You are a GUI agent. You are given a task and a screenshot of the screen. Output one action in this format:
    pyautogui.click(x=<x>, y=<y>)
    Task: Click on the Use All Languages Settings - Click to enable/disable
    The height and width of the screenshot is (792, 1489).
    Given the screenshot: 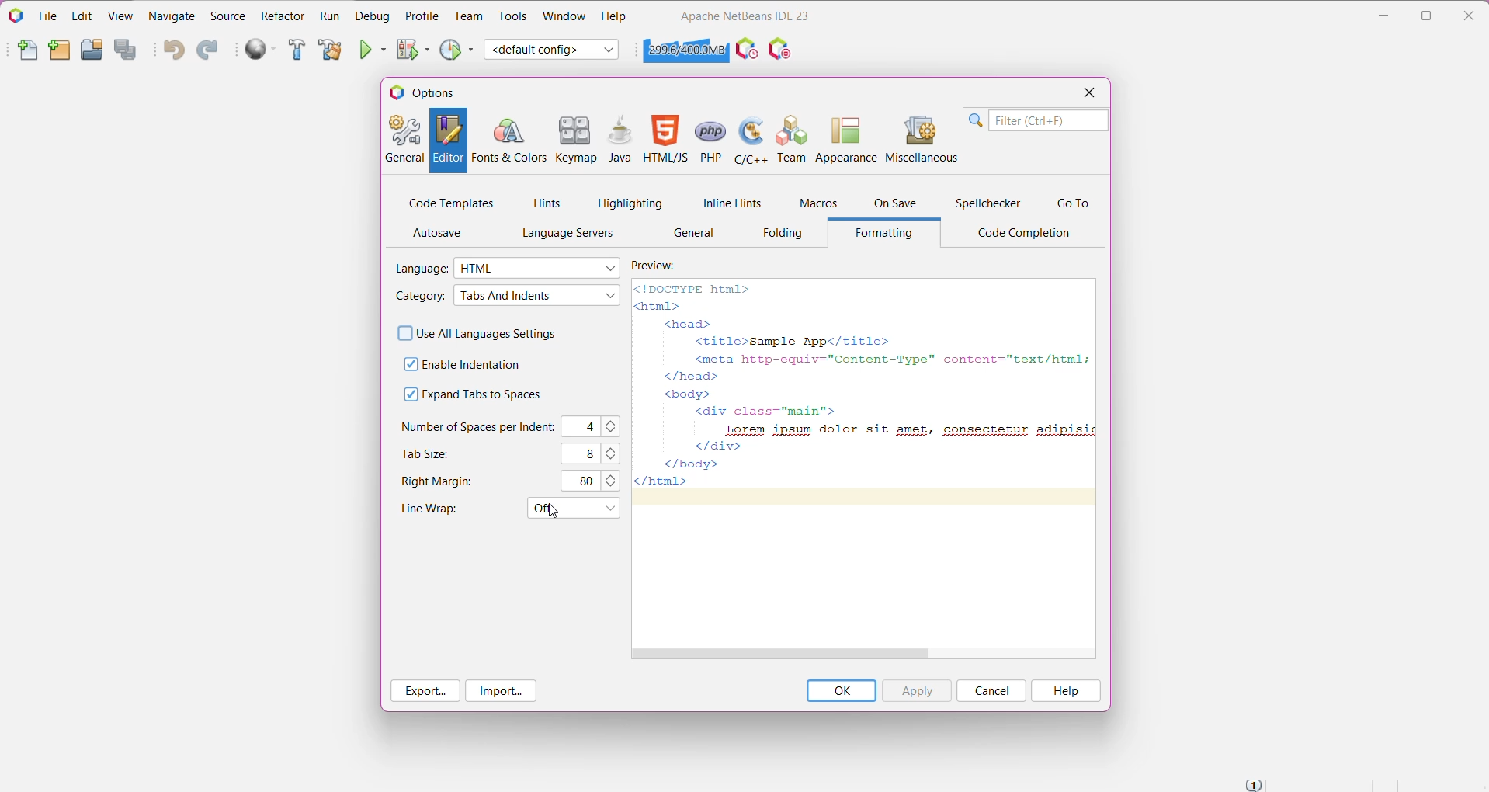 What is the action you would take?
    pyautogui.click(x=477, y=332)
    